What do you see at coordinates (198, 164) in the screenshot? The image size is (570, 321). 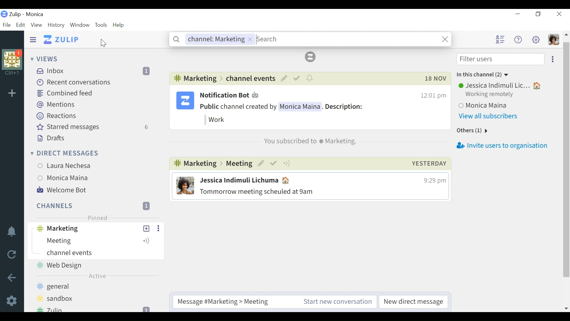 I see `#channel` at bounding box center [198, 164].